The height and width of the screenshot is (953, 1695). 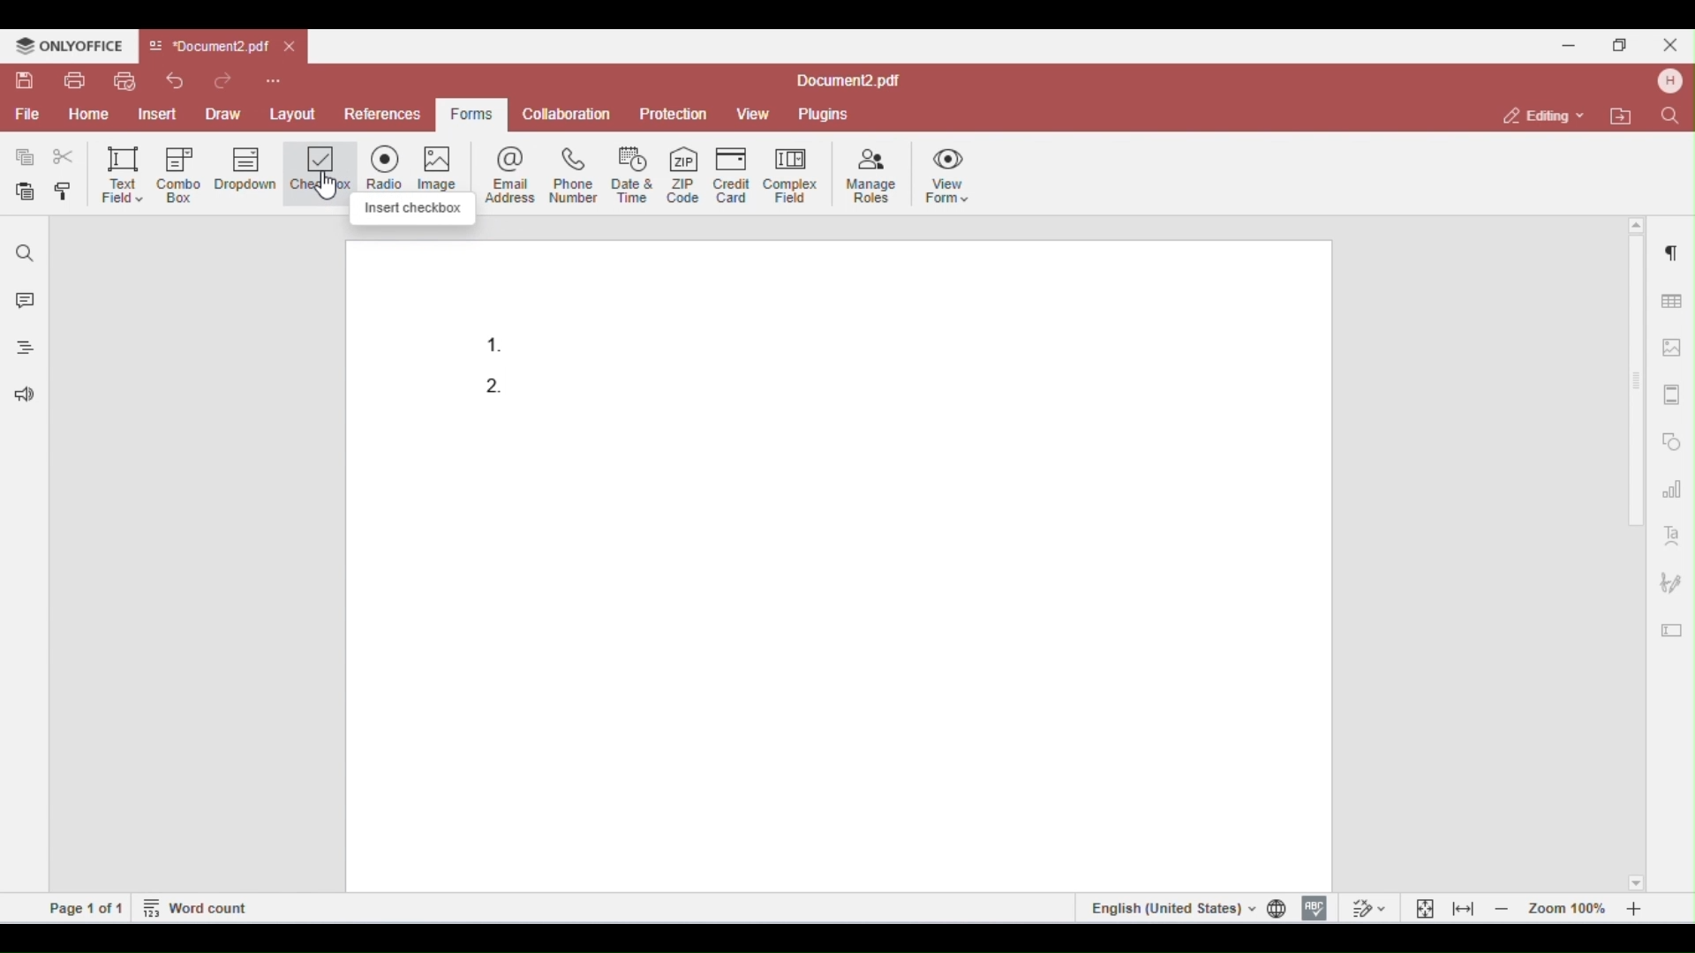 I want to click on drop down, so click(x=245, y=171).